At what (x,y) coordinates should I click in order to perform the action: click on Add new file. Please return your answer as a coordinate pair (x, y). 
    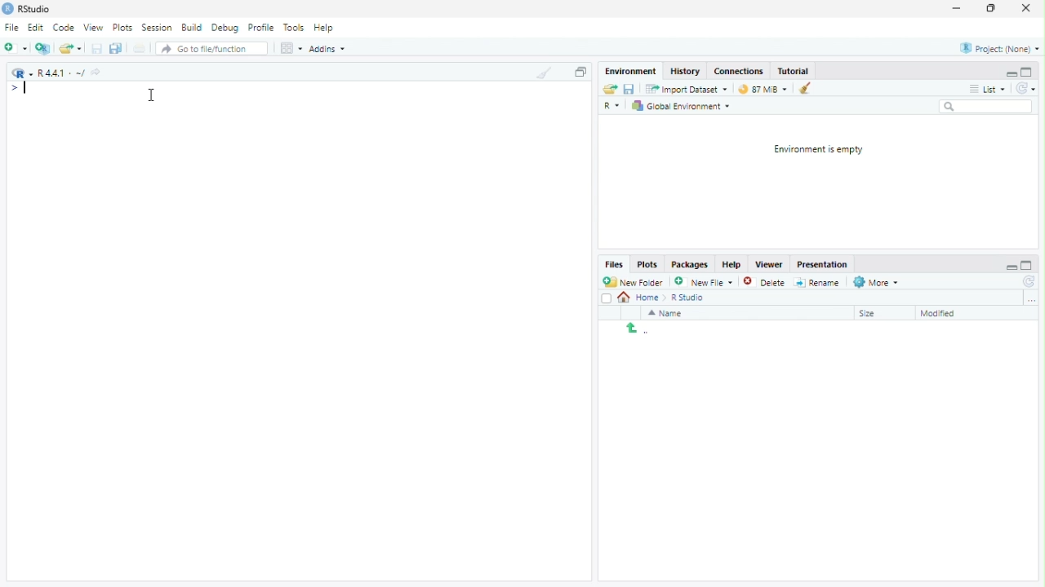
    Looking at the image, I should click on (15, 46).